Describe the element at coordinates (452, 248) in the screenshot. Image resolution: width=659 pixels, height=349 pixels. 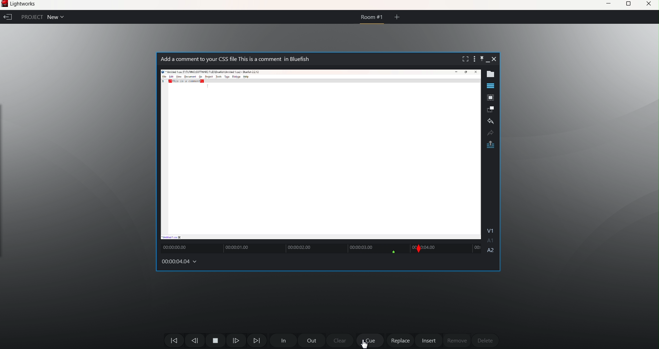
I see `clip track` at that location.